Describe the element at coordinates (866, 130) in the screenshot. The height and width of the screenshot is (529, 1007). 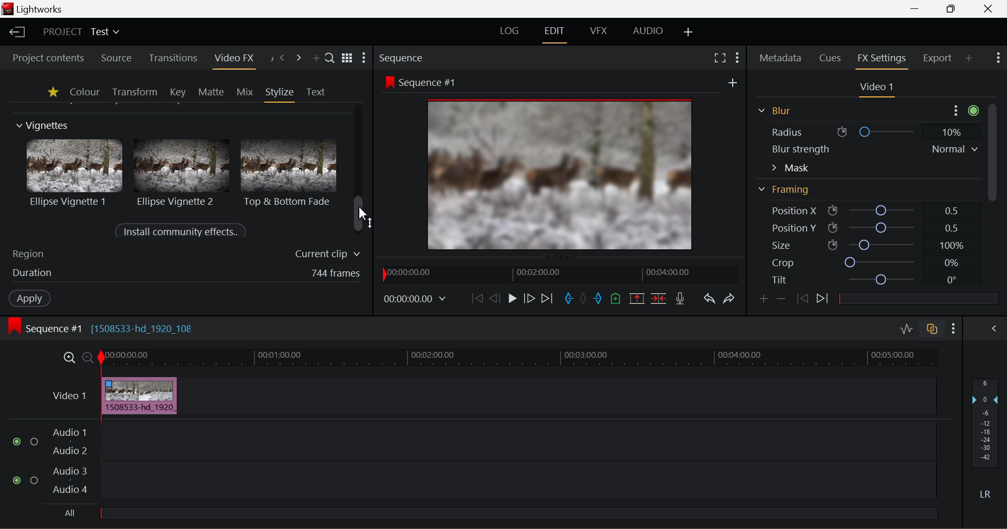
I see `Radius ® O 10%` at that location.